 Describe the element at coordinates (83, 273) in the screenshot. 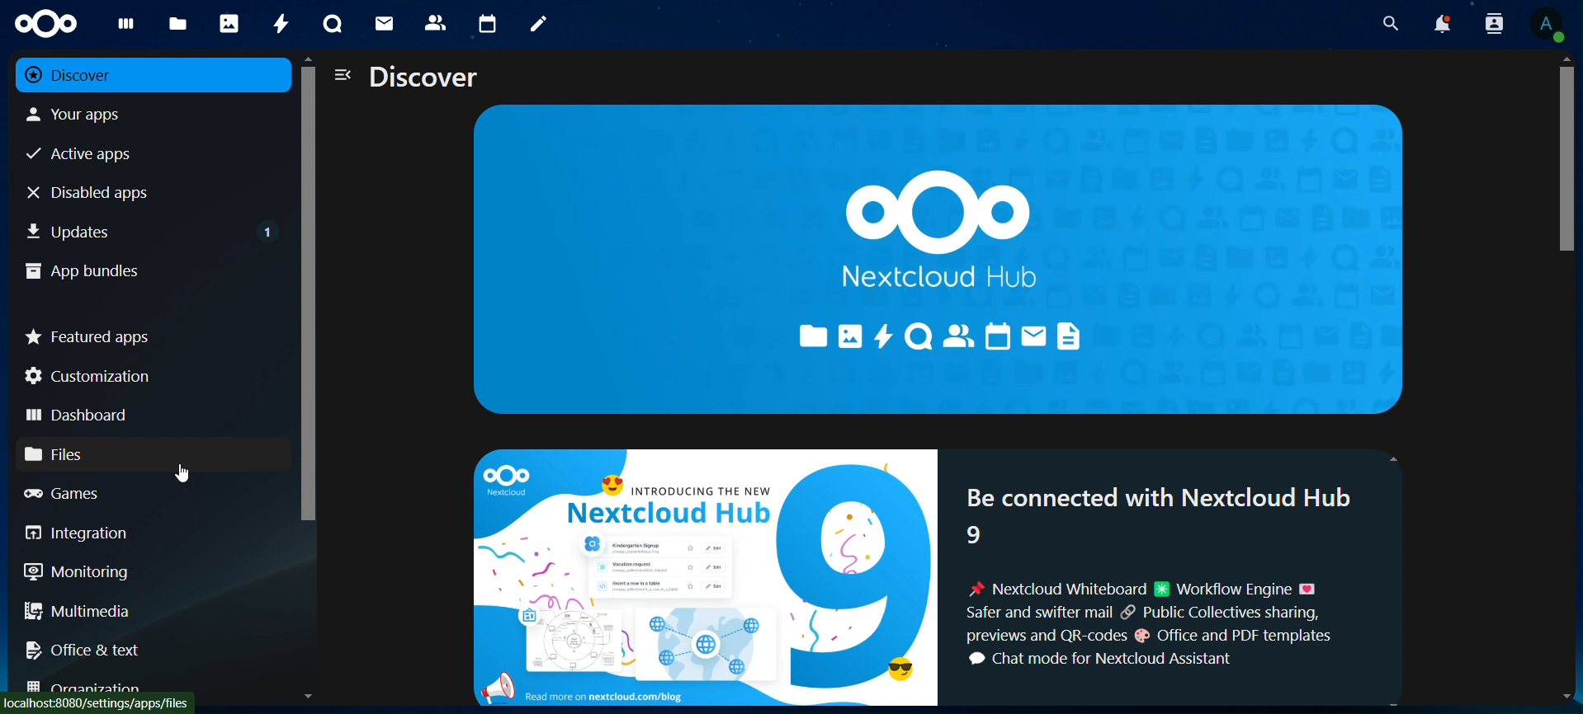

I see `app bundles` at that location.